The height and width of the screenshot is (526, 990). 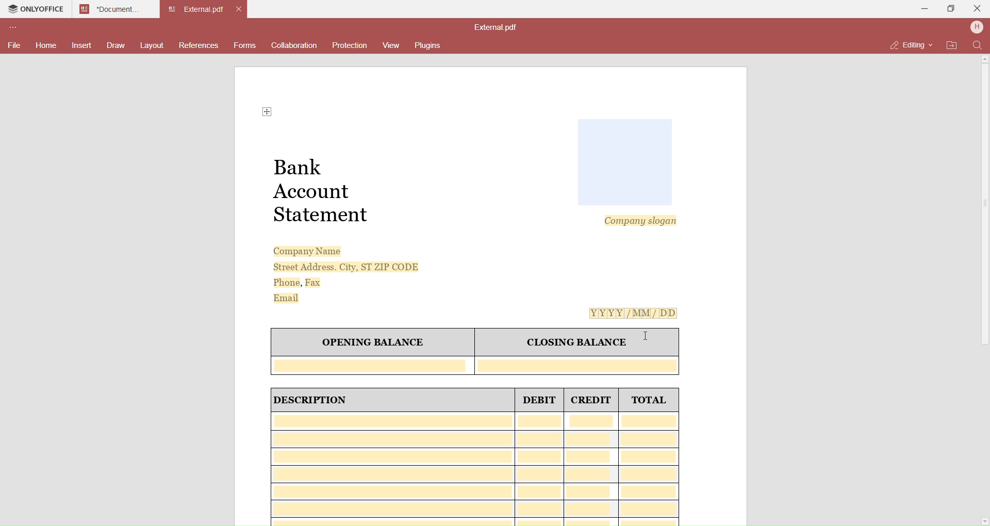 I want to click on document title, so click(x=497, y=28).